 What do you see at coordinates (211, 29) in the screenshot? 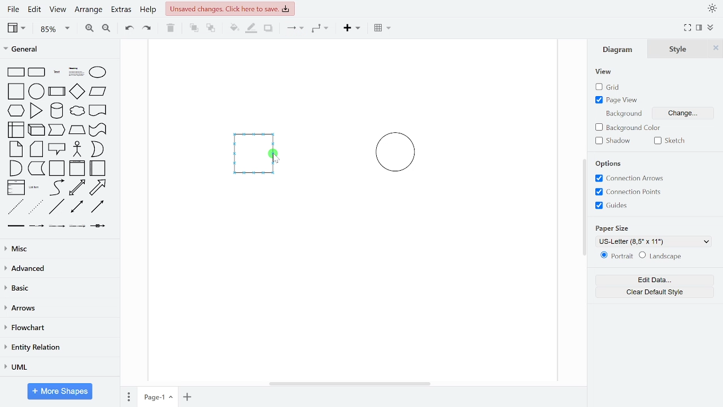
I see `to back` at bounding box center [211, 29].